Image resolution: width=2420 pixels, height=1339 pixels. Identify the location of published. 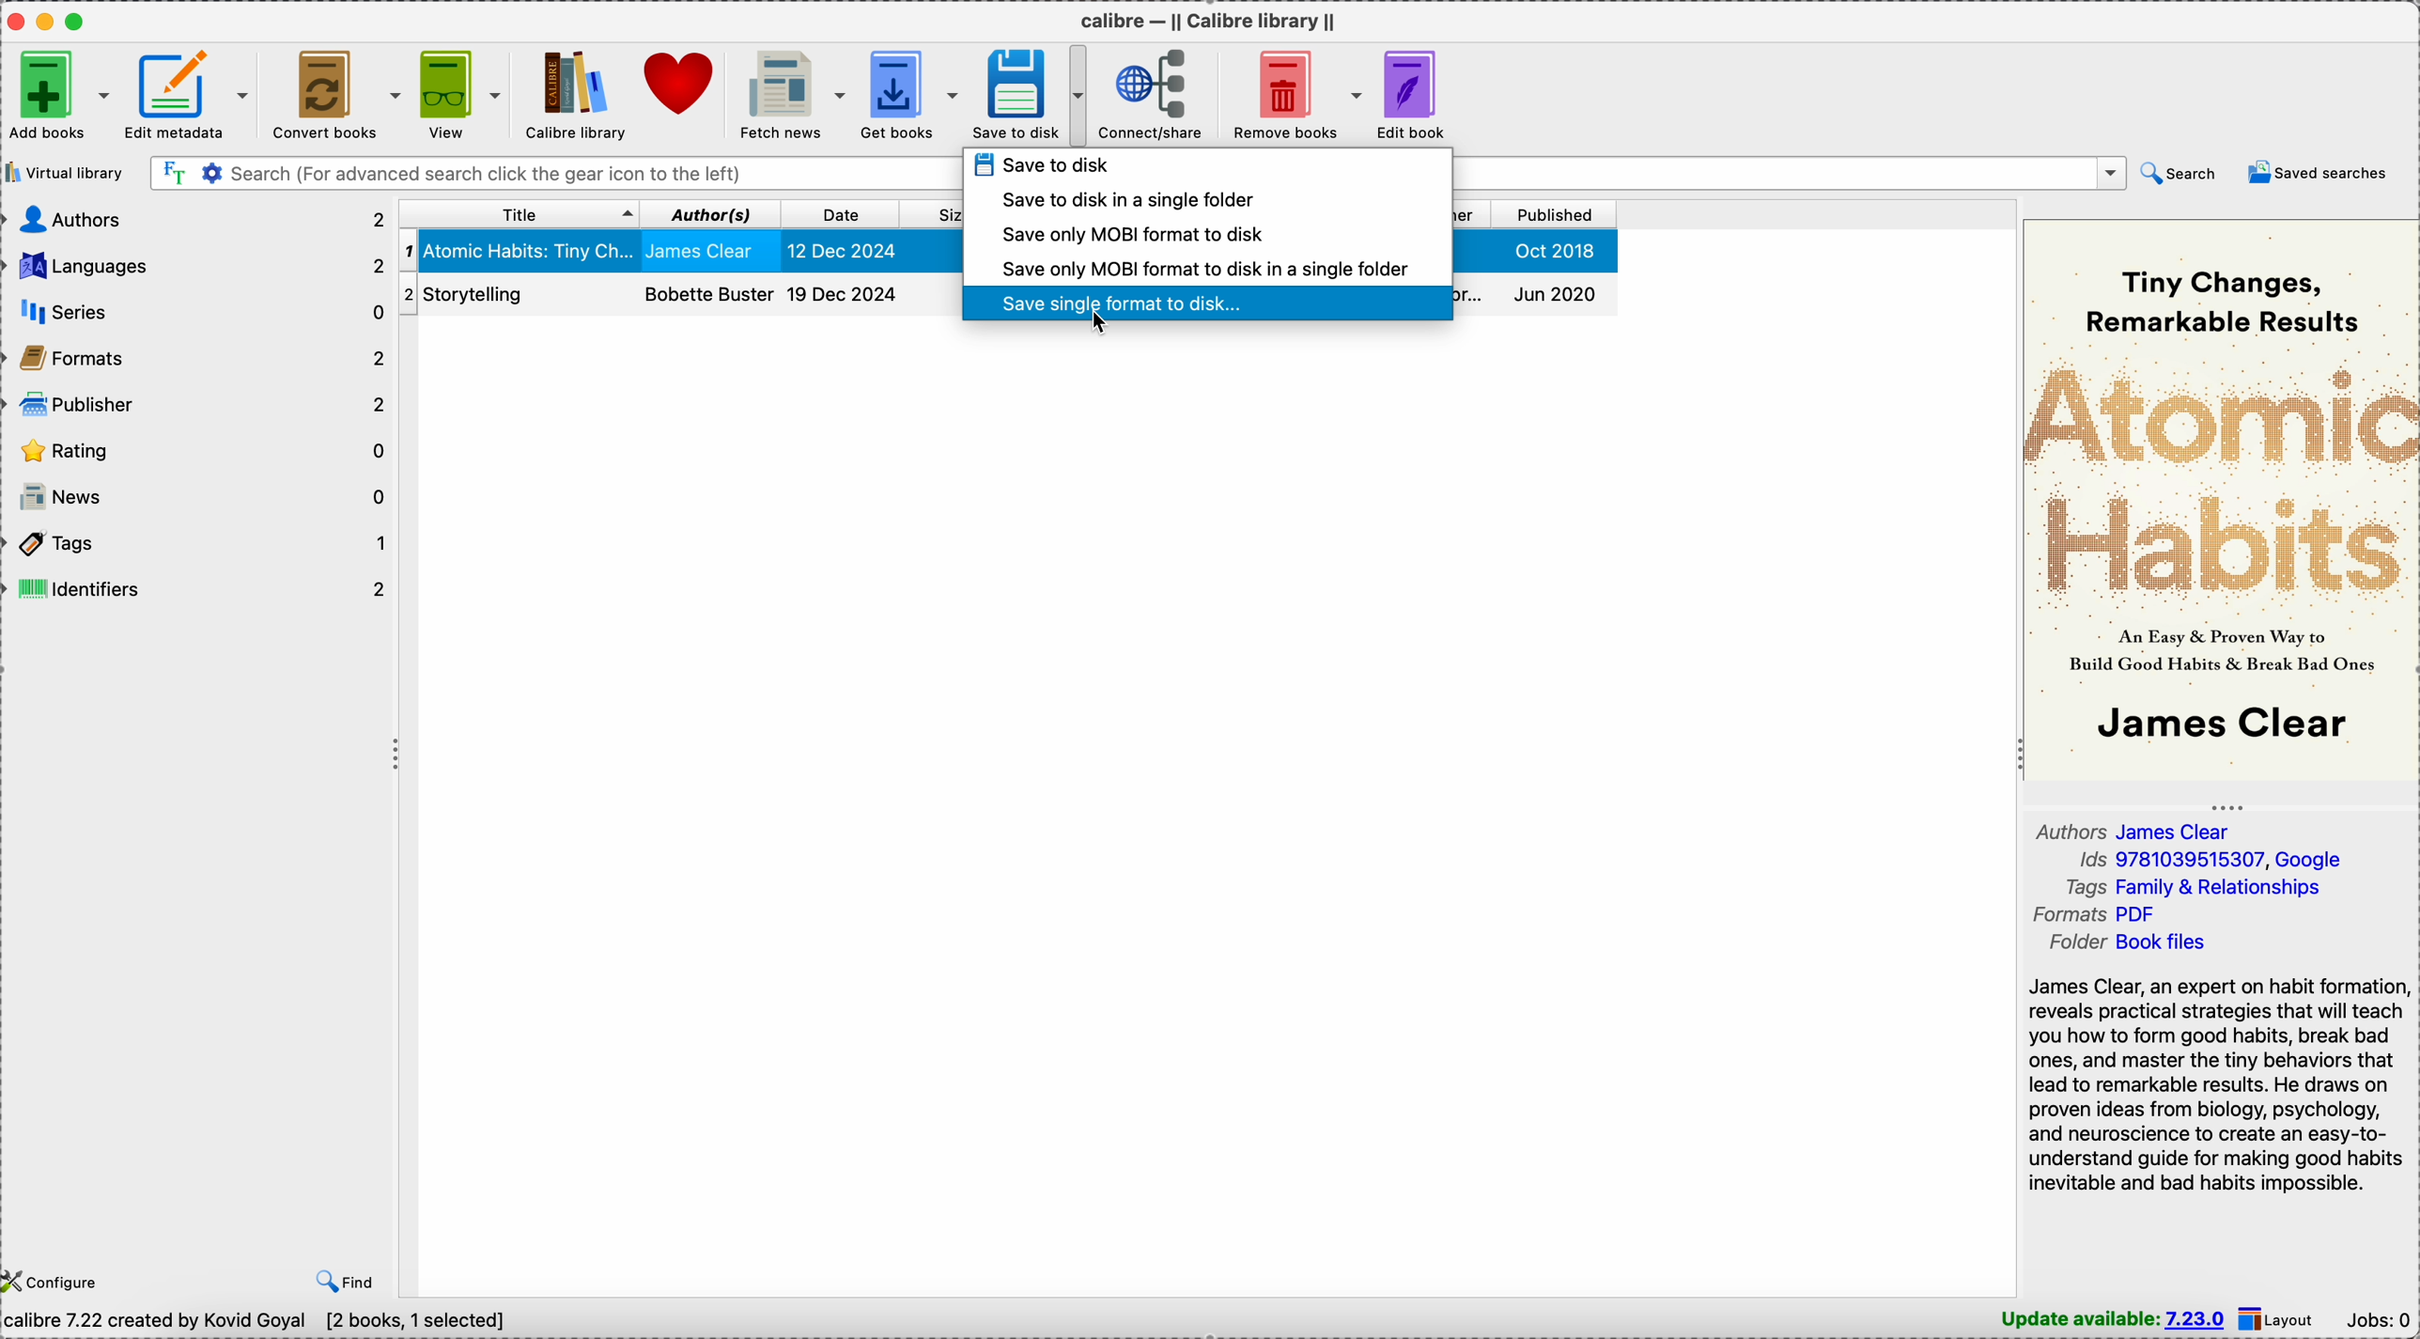
(1553, 214).